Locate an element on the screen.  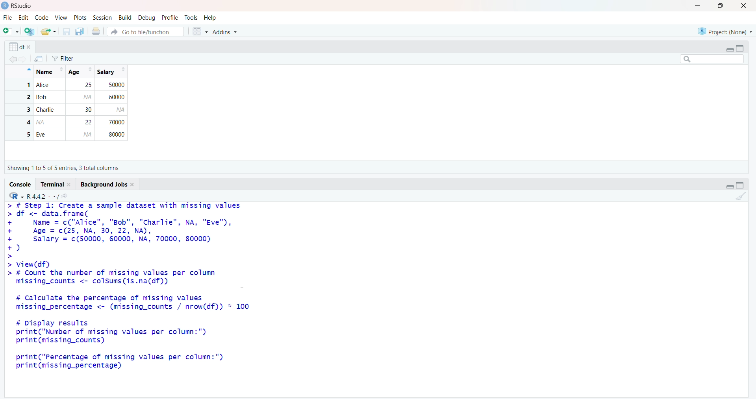
Show in new window is located at coordinates (41, 58).